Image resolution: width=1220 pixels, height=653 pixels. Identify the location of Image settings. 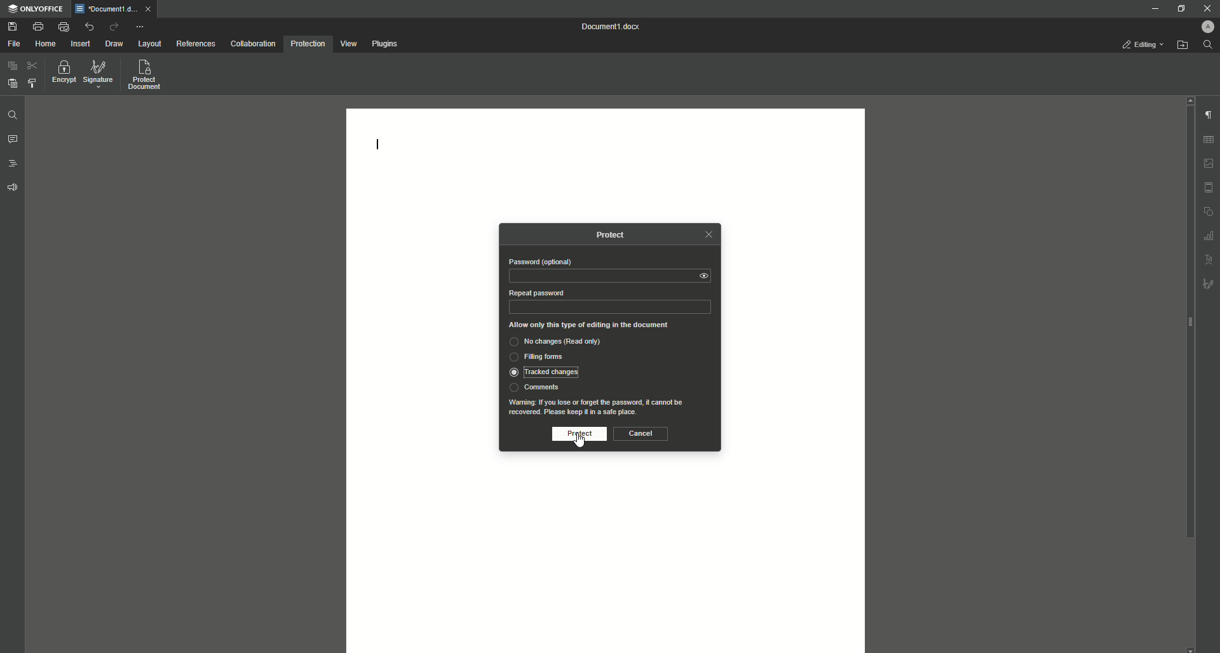
(1210, 163).